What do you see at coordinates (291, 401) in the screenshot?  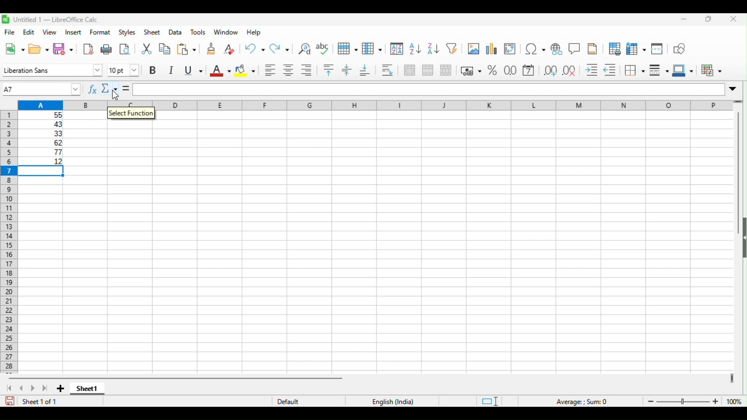 I see `default` at bounding box center [291, 401].